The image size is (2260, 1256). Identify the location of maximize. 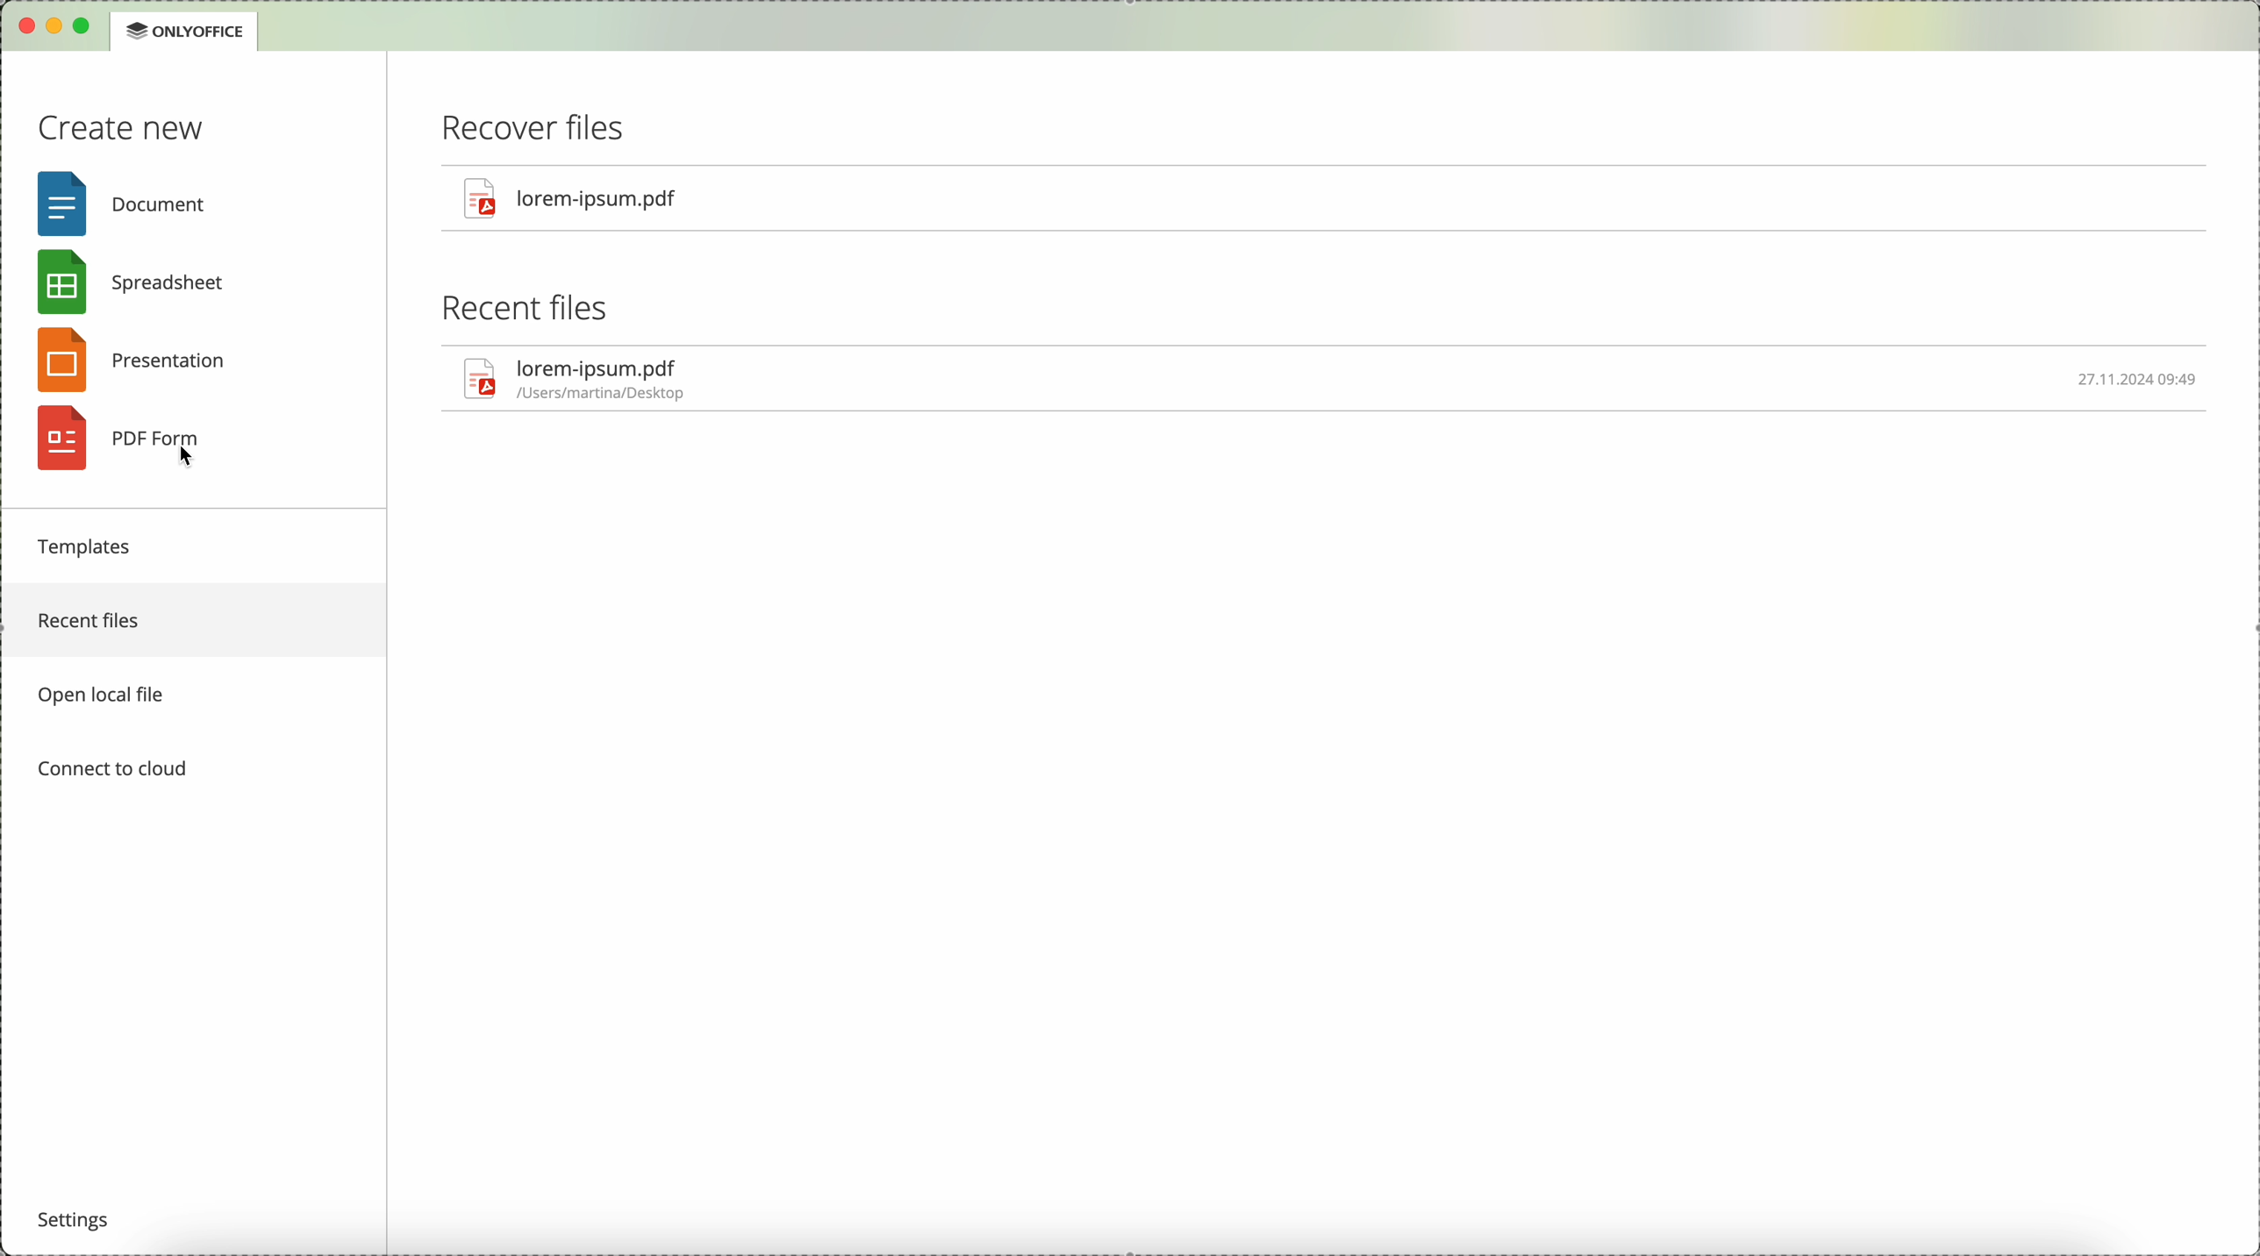
(89, 25).